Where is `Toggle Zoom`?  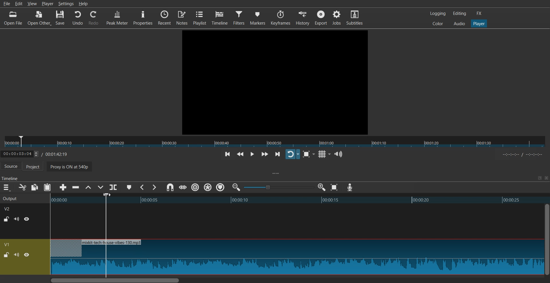
Toggle Zoom is located at coordinates (307, 154).